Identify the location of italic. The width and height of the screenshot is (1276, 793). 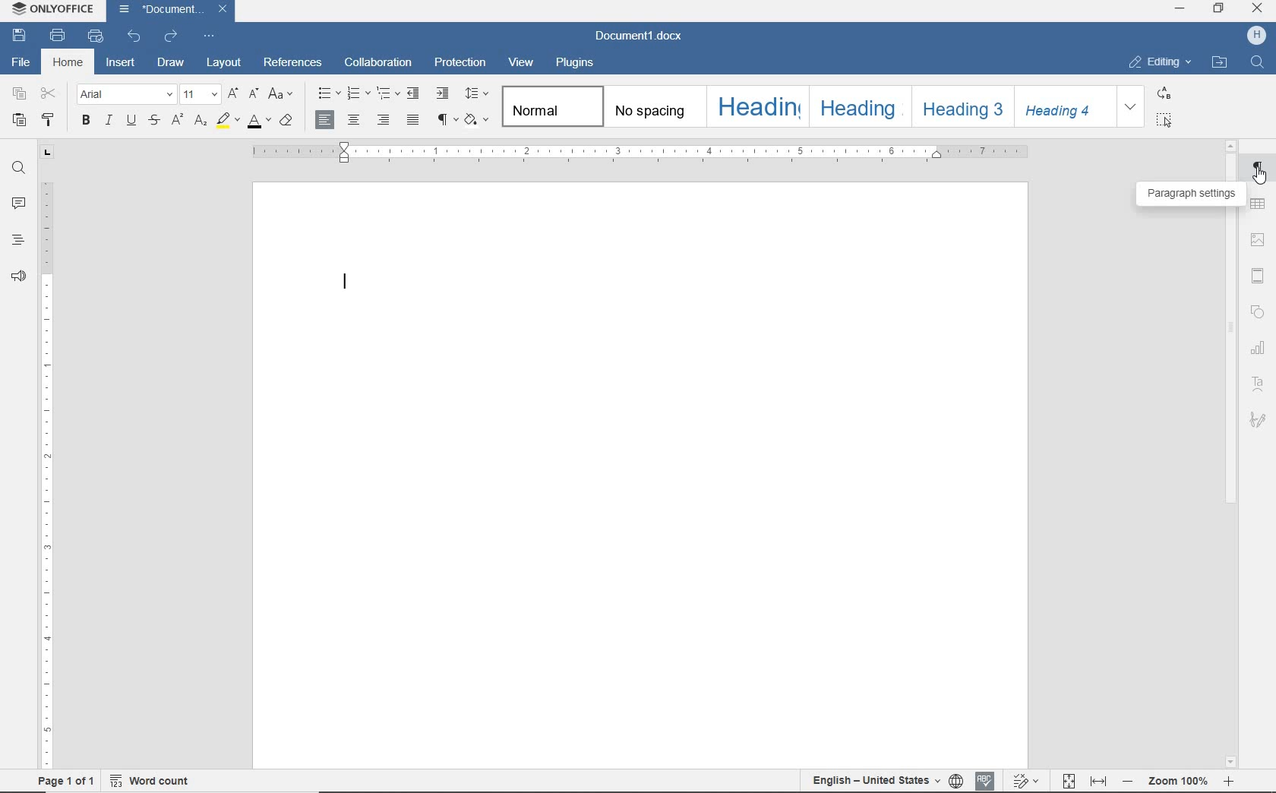
(109, 122).